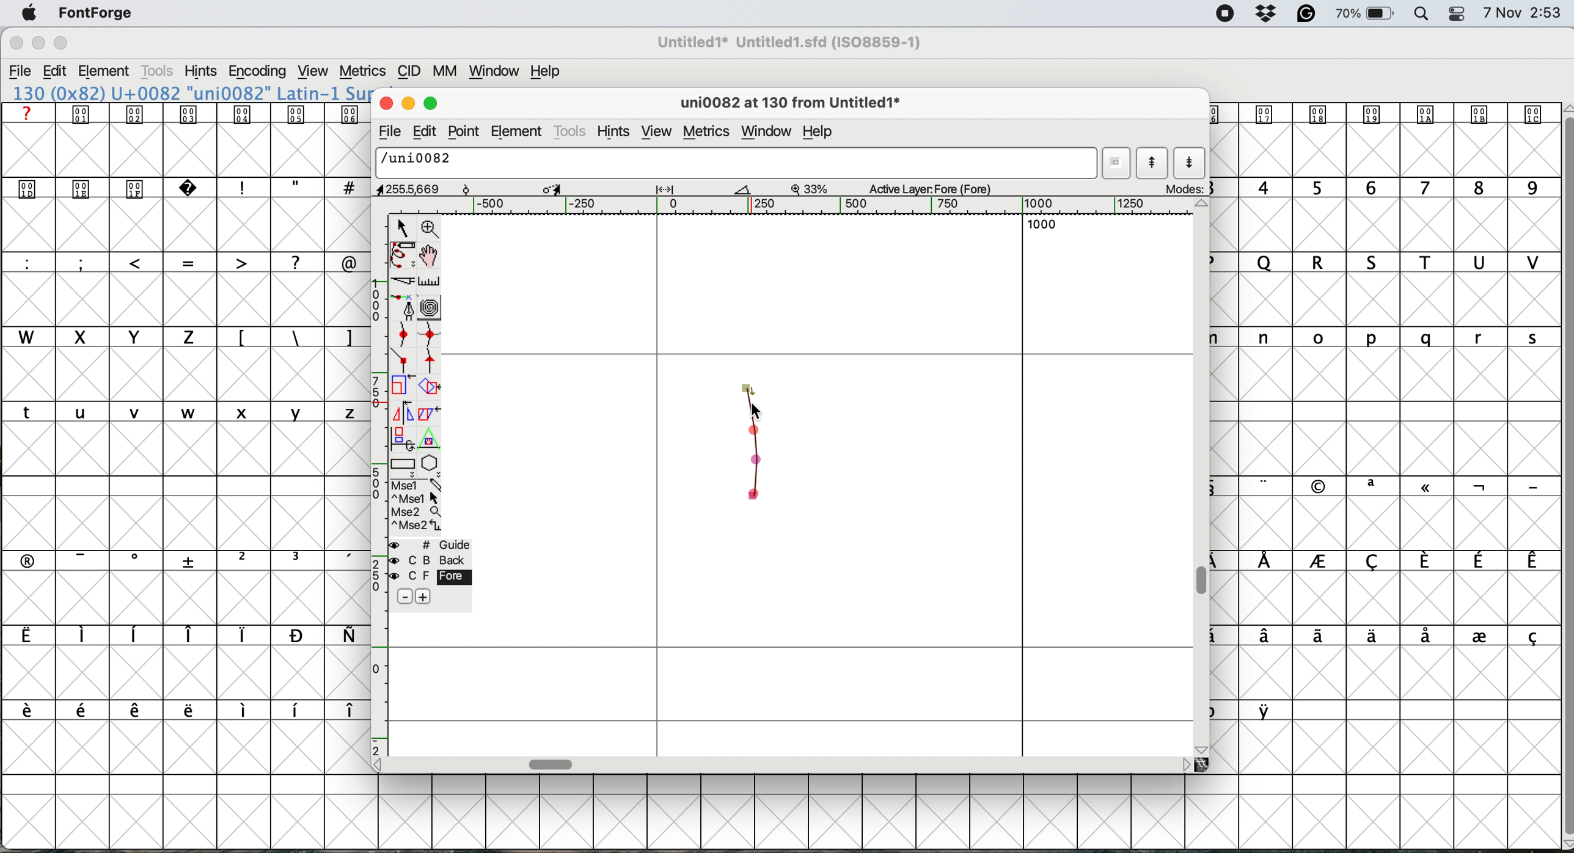 The width and height of the screenshot is (1574, 853). I want to click on horizontal scale, so click(552, 762).